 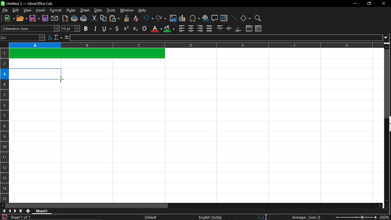 What do you see at coordinates (355, 3) in the screenshot?
I see `minimize` at bounding box center [355, 3].